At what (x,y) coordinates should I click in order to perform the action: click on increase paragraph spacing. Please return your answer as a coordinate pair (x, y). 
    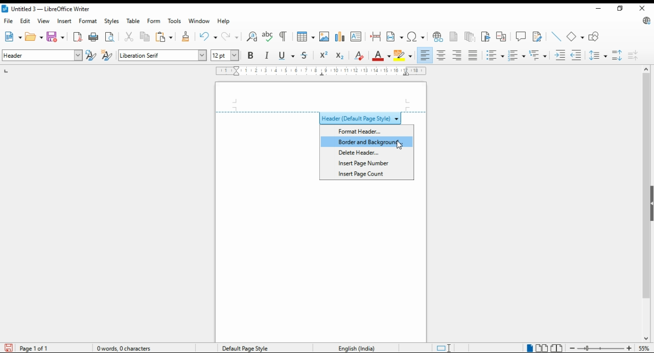
    Looking at the image, I should click on (617, 55).